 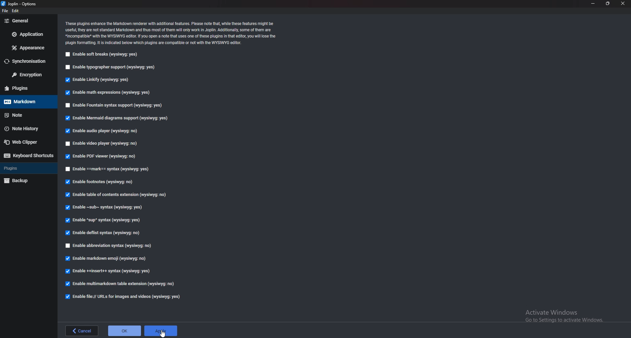 I want to click on Enable file urls for images and videos, so click(x=127, y=297).